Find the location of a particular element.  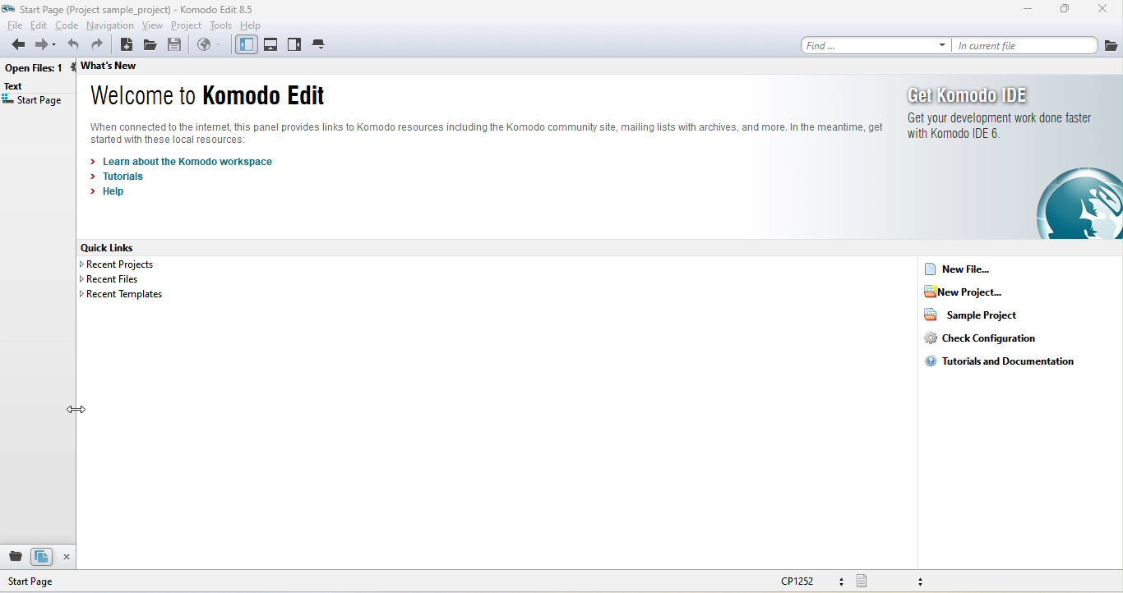

place is located at coordinates (13, 558).